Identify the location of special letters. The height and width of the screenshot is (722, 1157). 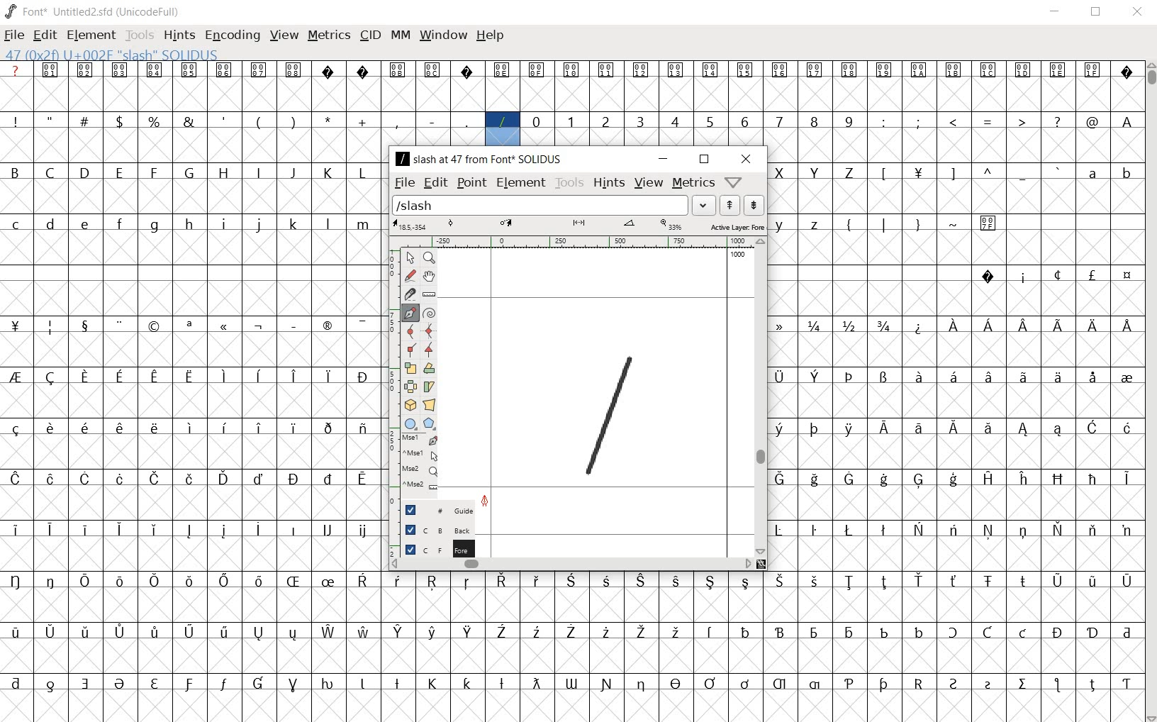
(954, 477).